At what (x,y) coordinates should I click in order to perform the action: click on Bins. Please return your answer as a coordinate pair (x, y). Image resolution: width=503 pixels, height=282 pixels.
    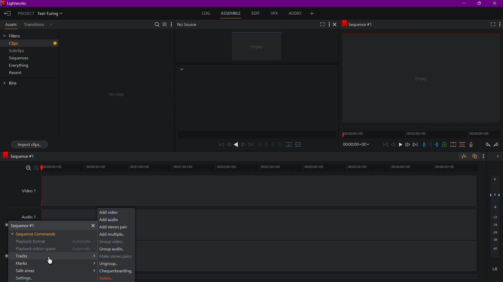
    Looking at the image, I should click on (13, 83).